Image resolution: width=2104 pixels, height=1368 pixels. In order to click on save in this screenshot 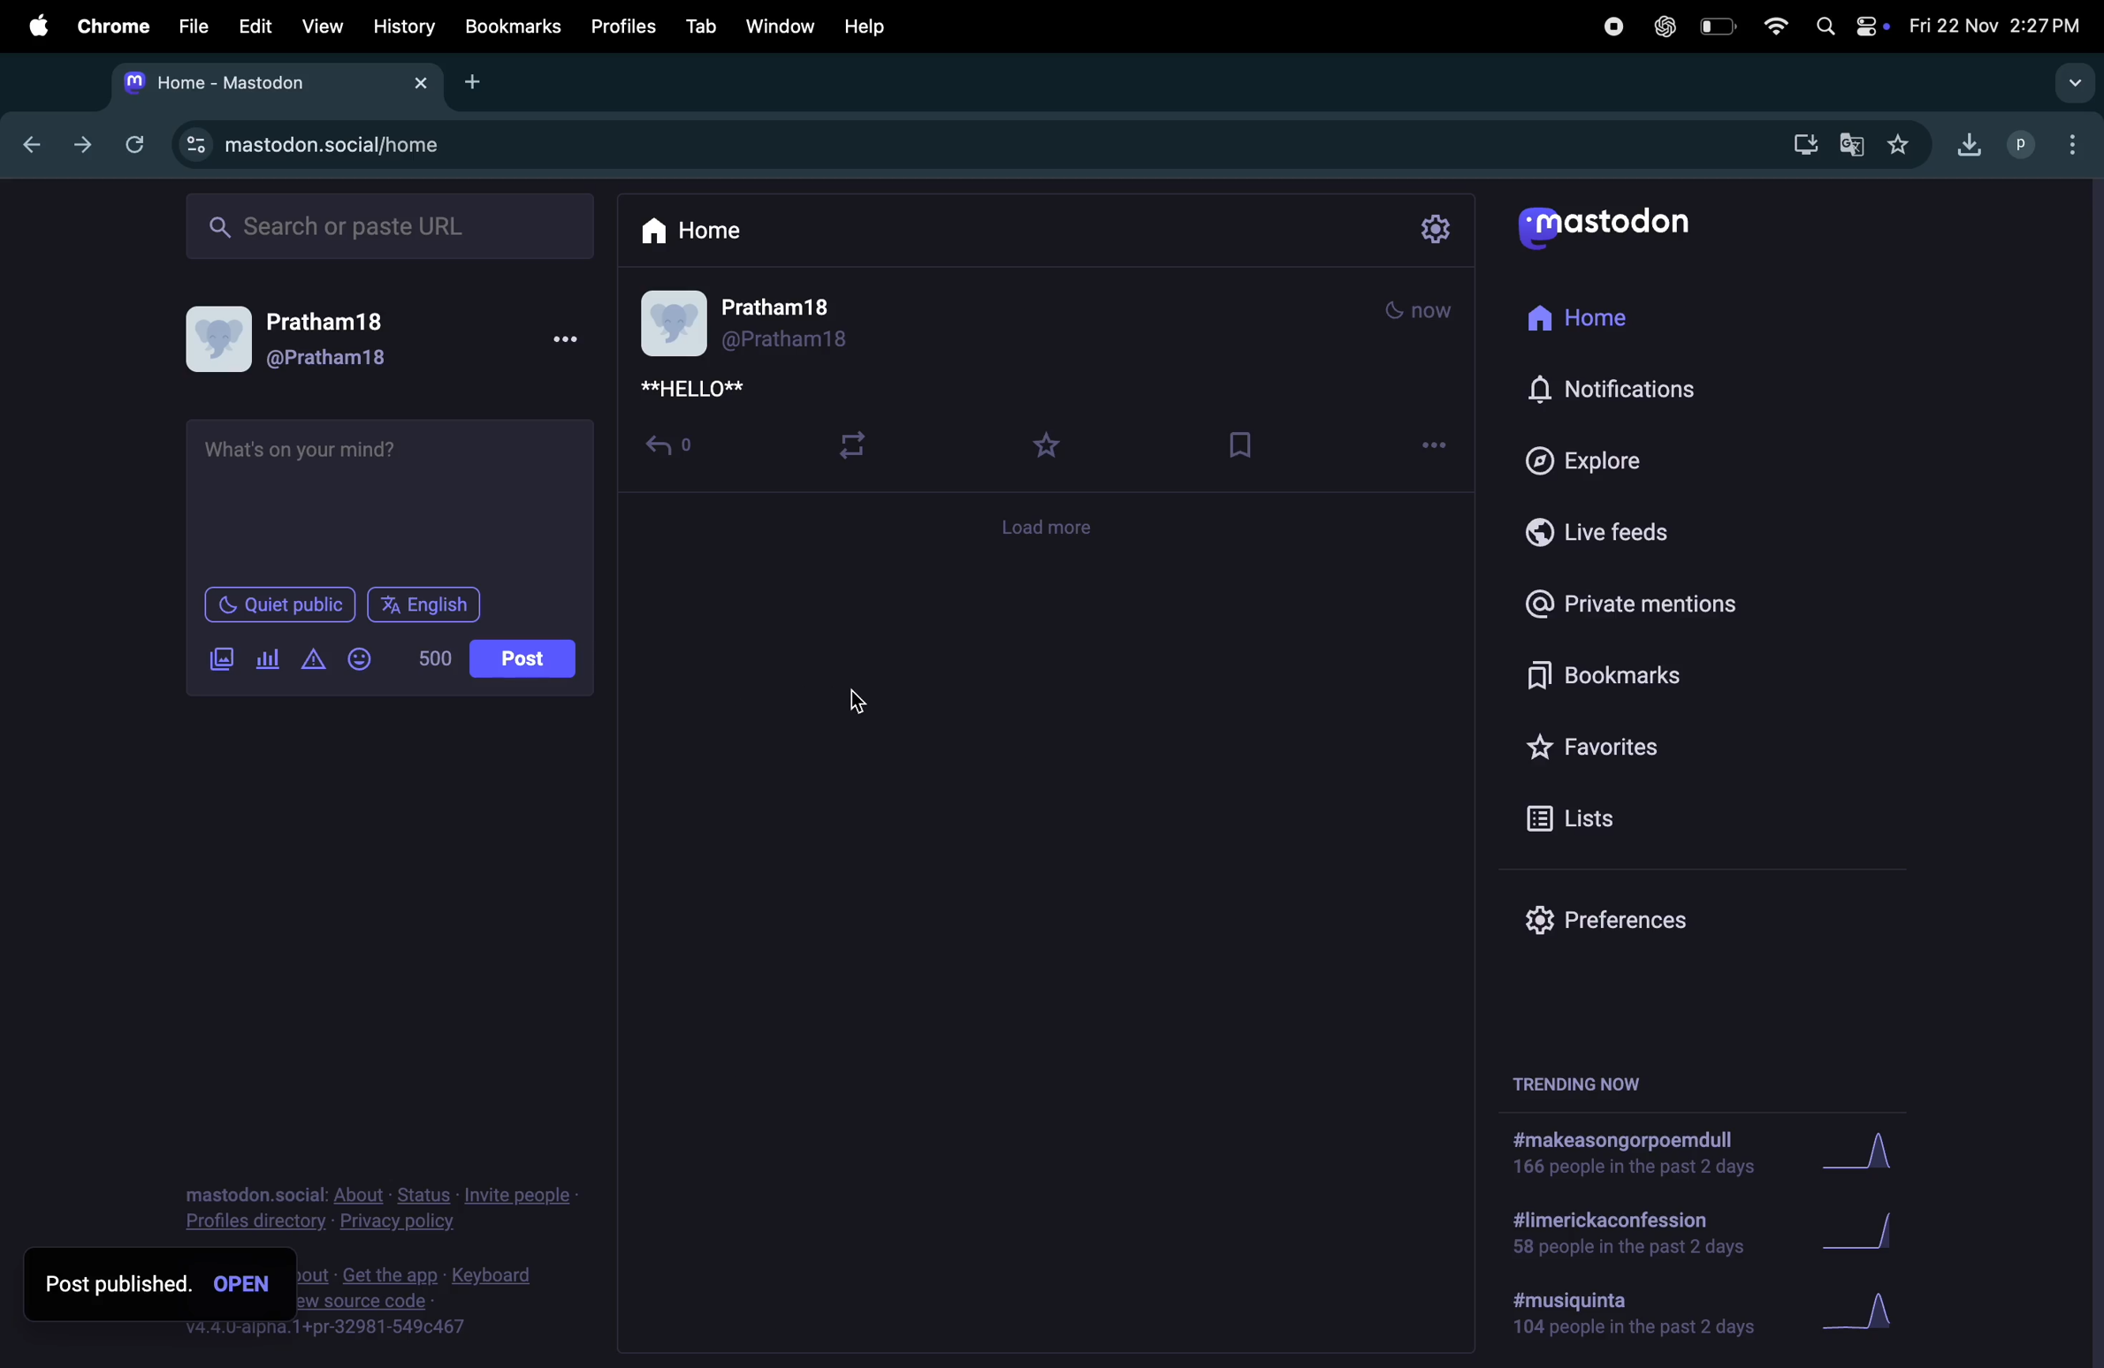, I will do `click(1254, 448)`.